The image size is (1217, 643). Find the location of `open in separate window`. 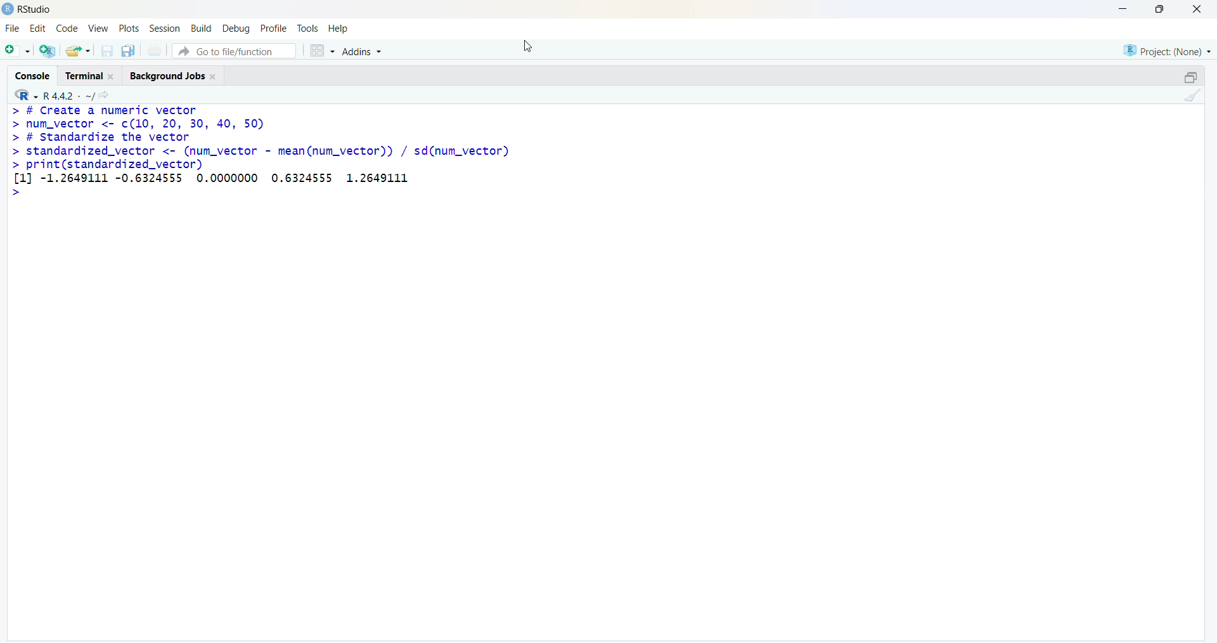

open in separate window is located at coordinates (1192, 77).